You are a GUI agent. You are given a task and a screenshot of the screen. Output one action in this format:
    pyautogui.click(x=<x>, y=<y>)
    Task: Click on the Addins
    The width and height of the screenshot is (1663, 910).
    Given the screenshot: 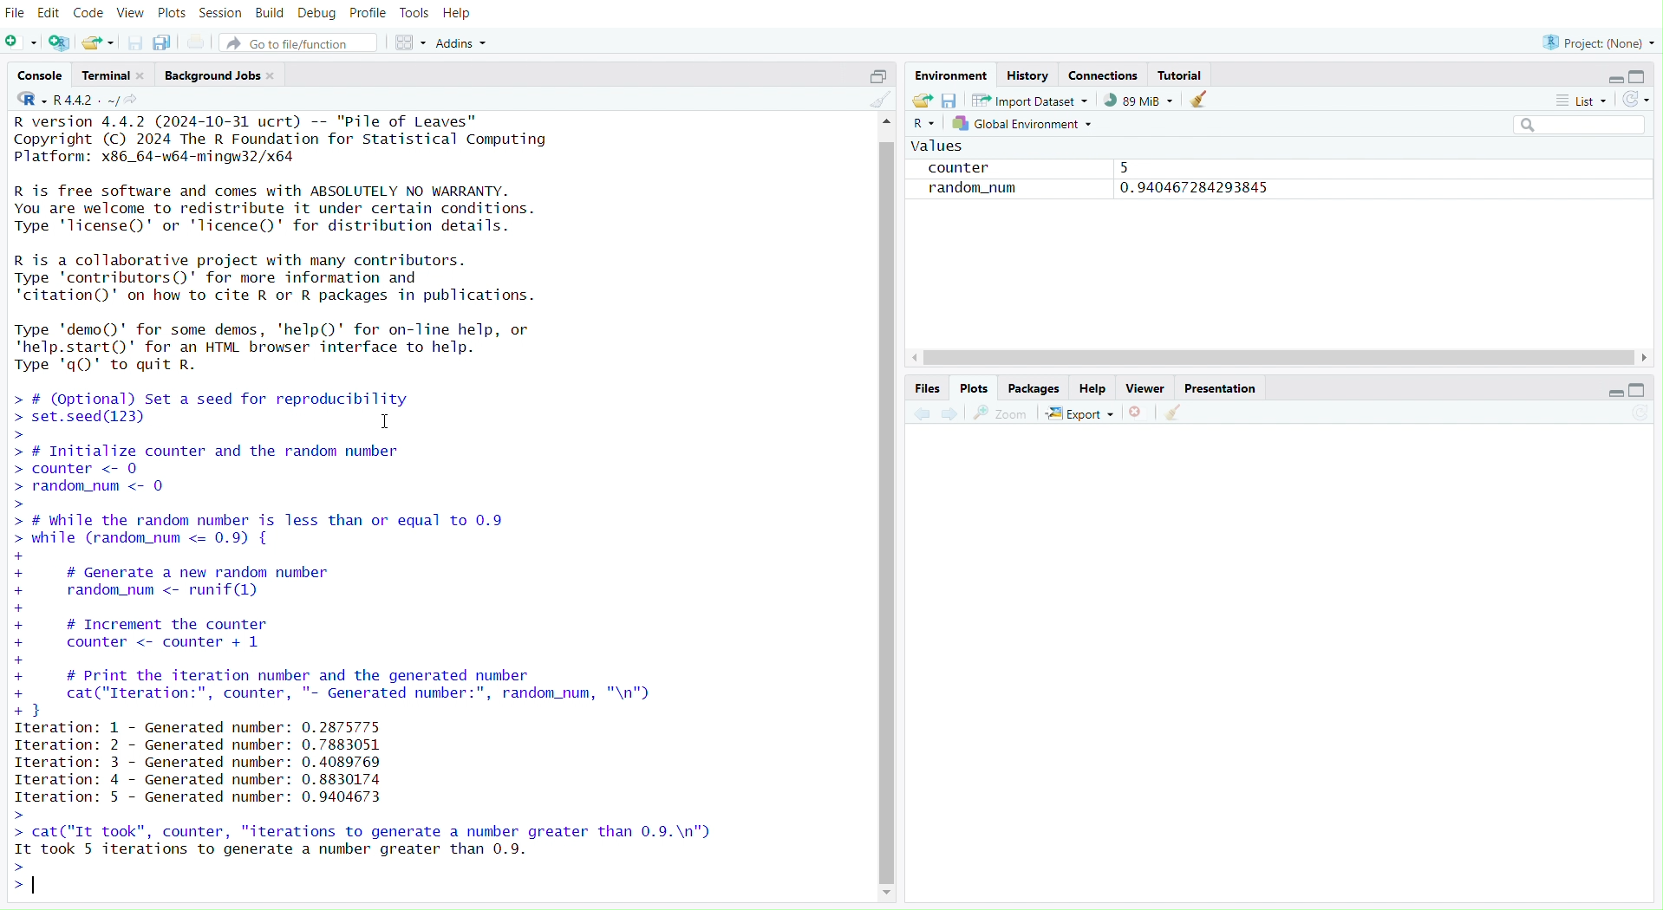 What is the action you would take?
    pyautogui.click(x=462, y=41)
    